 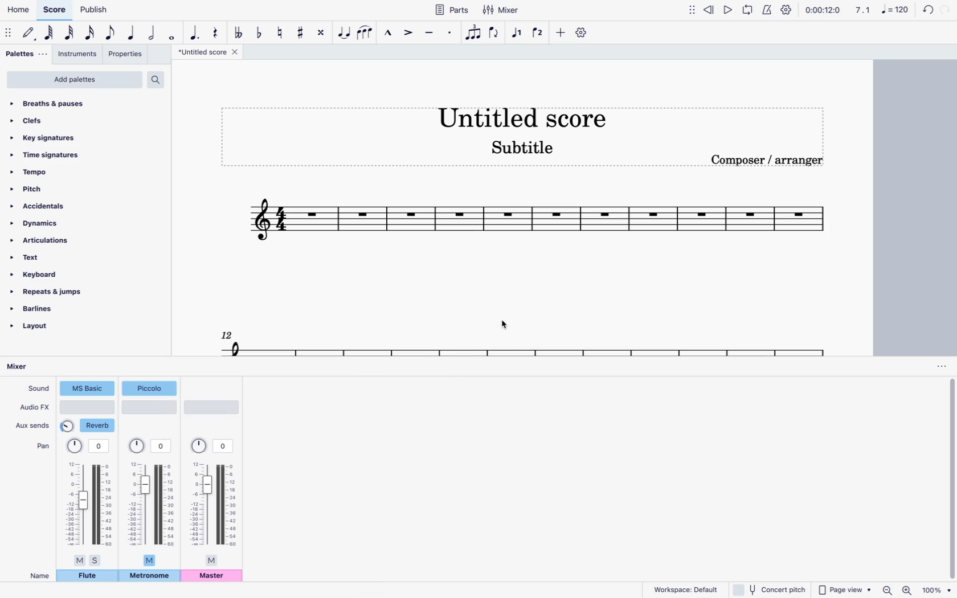 What do you see at coordinates (407, 35) in the screenshot?
I see `accent` at bounding box center [407, 35].